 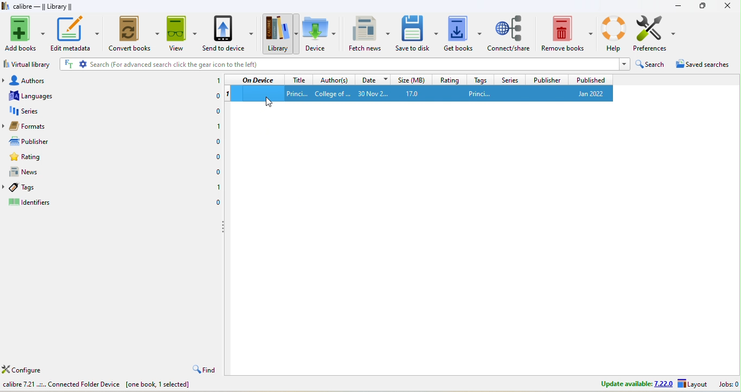 I want to click on resize, so click(x=702, y=5).